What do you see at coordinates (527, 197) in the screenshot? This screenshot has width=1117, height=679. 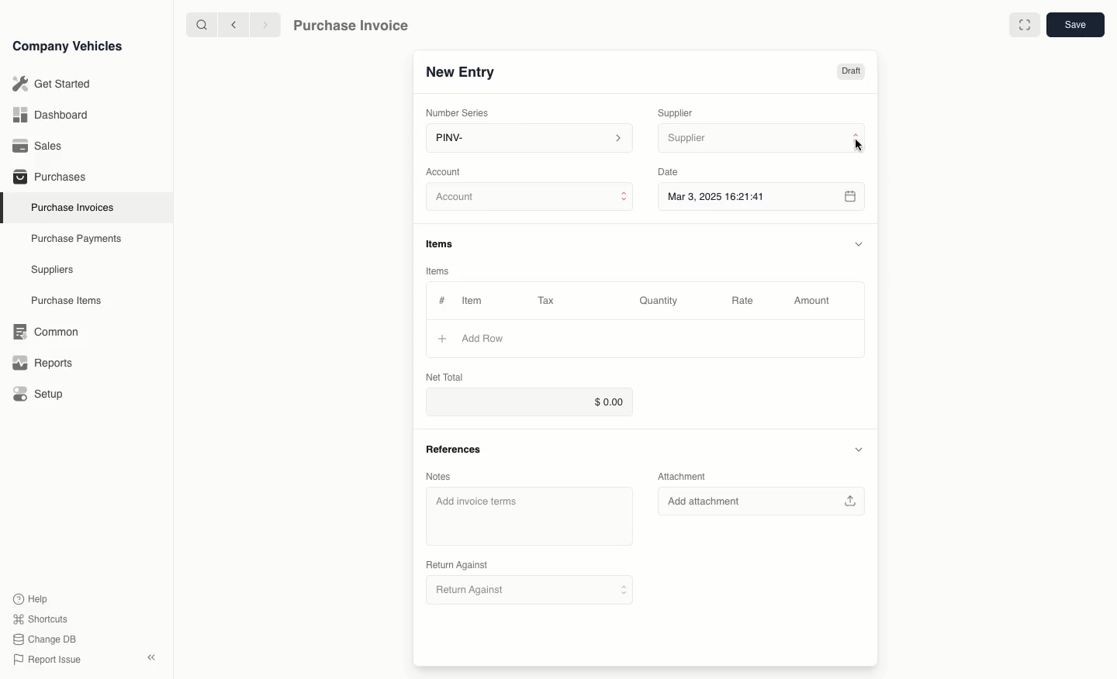 I see `Account` at bounding box center [527, 197].